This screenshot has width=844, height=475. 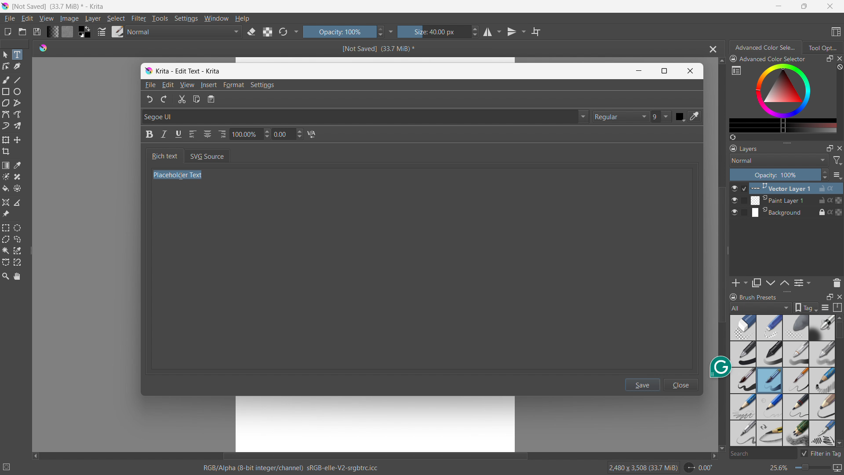 What do you see at coordinates (839, 67) in the screenshot?
I see `clear all color history` at bounding box center [839, 67].